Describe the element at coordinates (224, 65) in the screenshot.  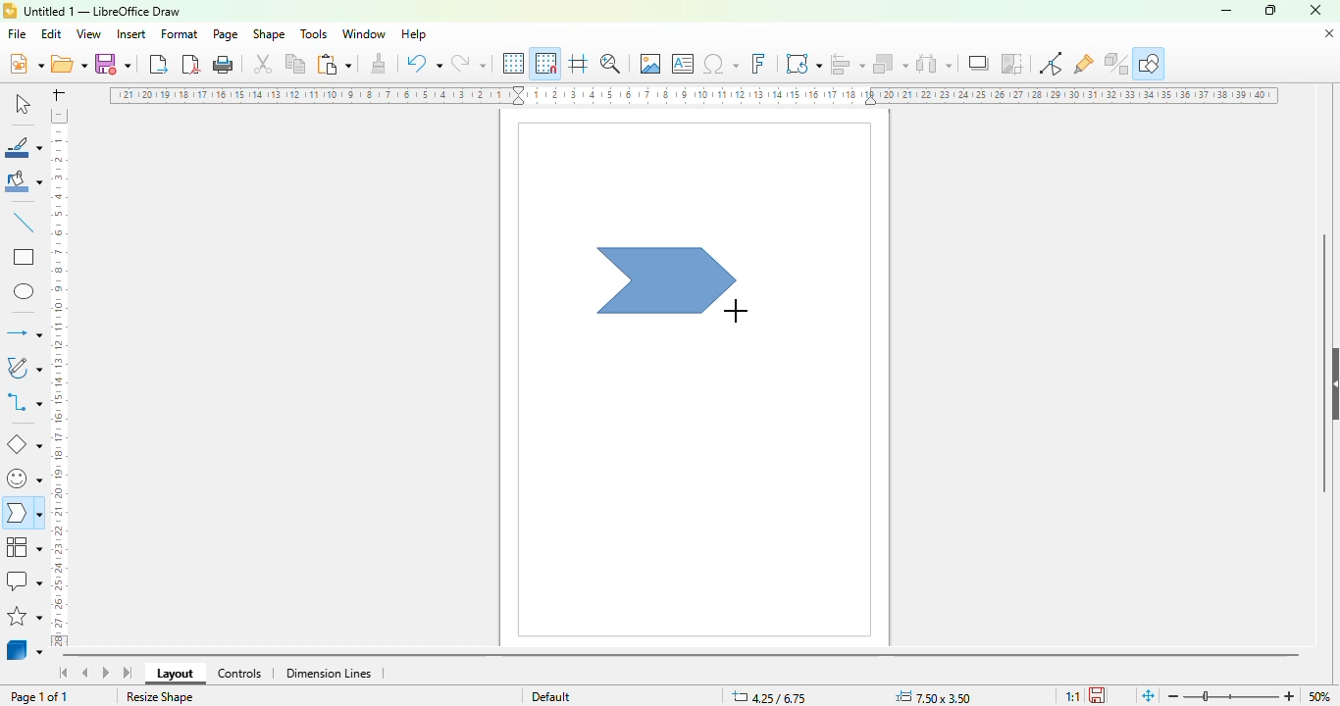
I see `print` at that location.